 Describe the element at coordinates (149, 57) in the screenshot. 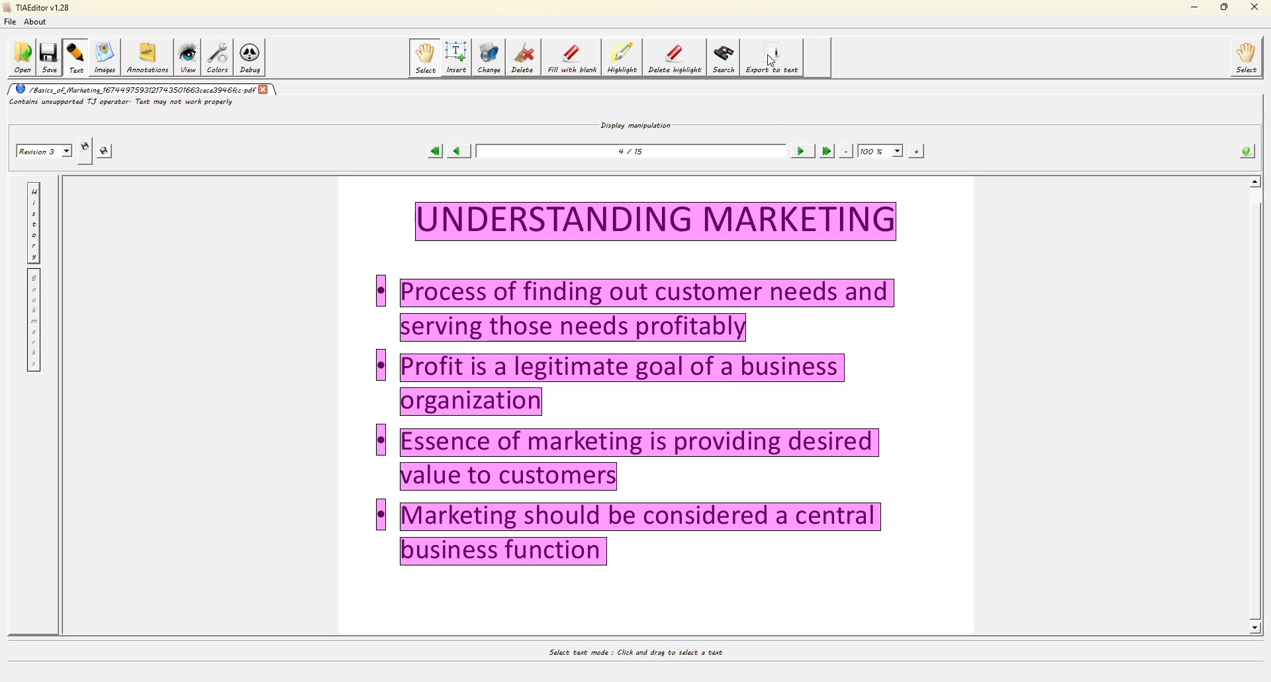

I see `annotations` at that location.